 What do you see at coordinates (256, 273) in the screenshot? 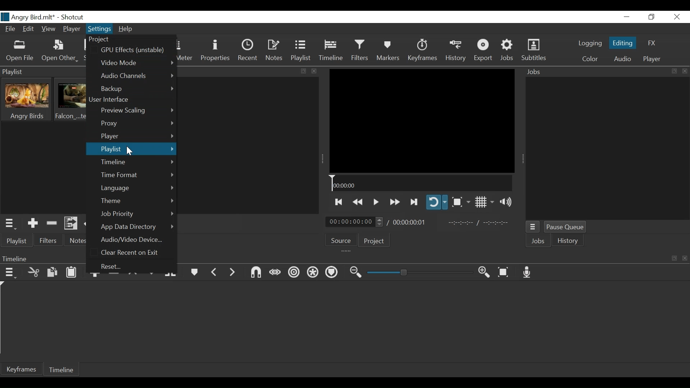
I see `Snap` at bounding box center [256, 273].